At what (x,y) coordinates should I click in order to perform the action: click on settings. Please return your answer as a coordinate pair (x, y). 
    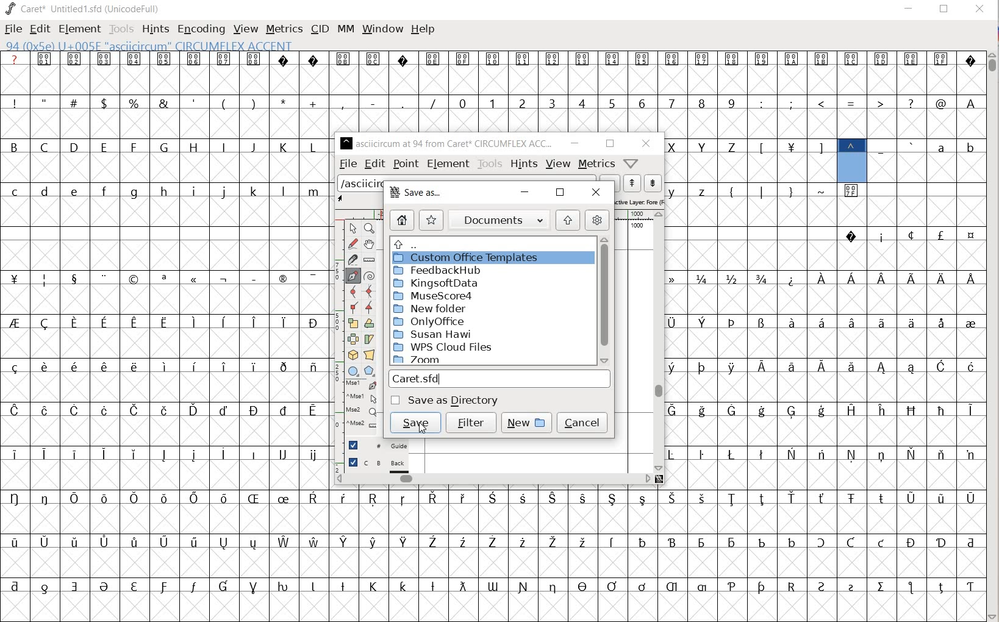
    Looking at the image, I should click on (597, 220).